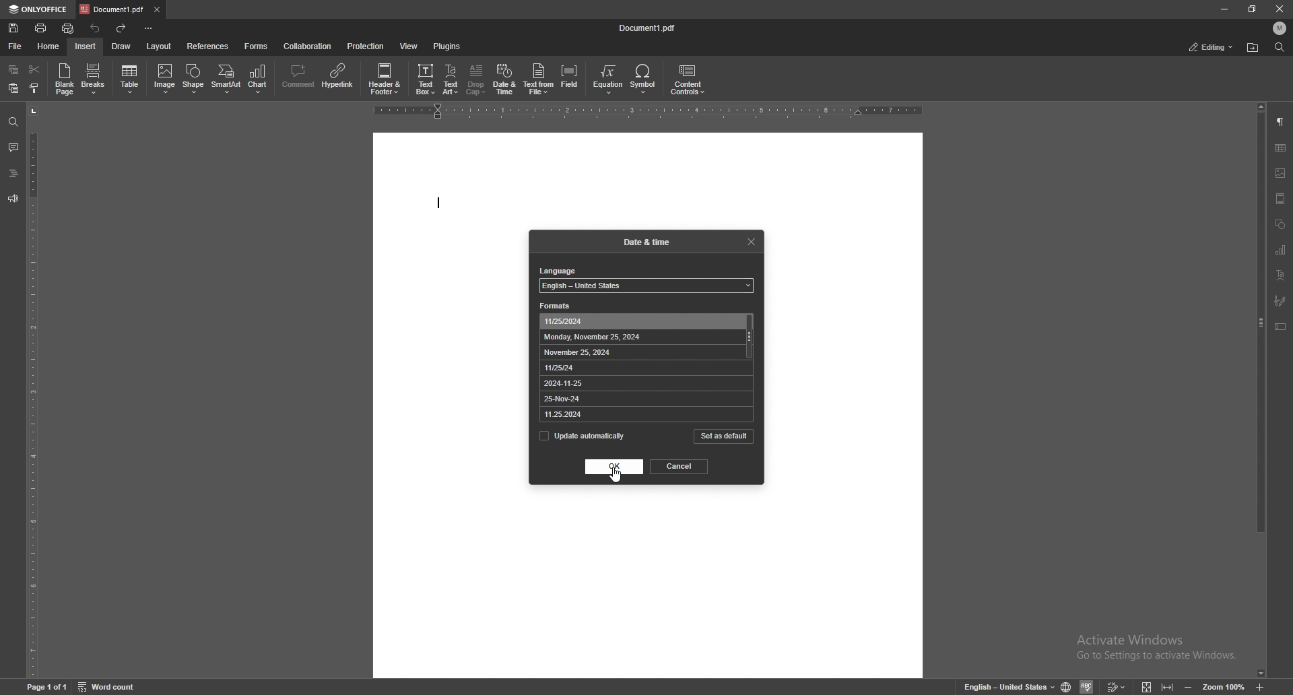 This screenshot has width=1293, height=695. What do you see at coordinates (1211, 48) in the screenshot?
I see `status` at bounding box center [1211, 48].